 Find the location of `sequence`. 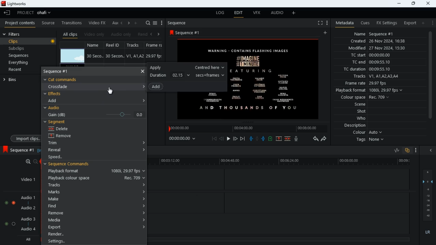

sequence is located at coordinates (179, 23).